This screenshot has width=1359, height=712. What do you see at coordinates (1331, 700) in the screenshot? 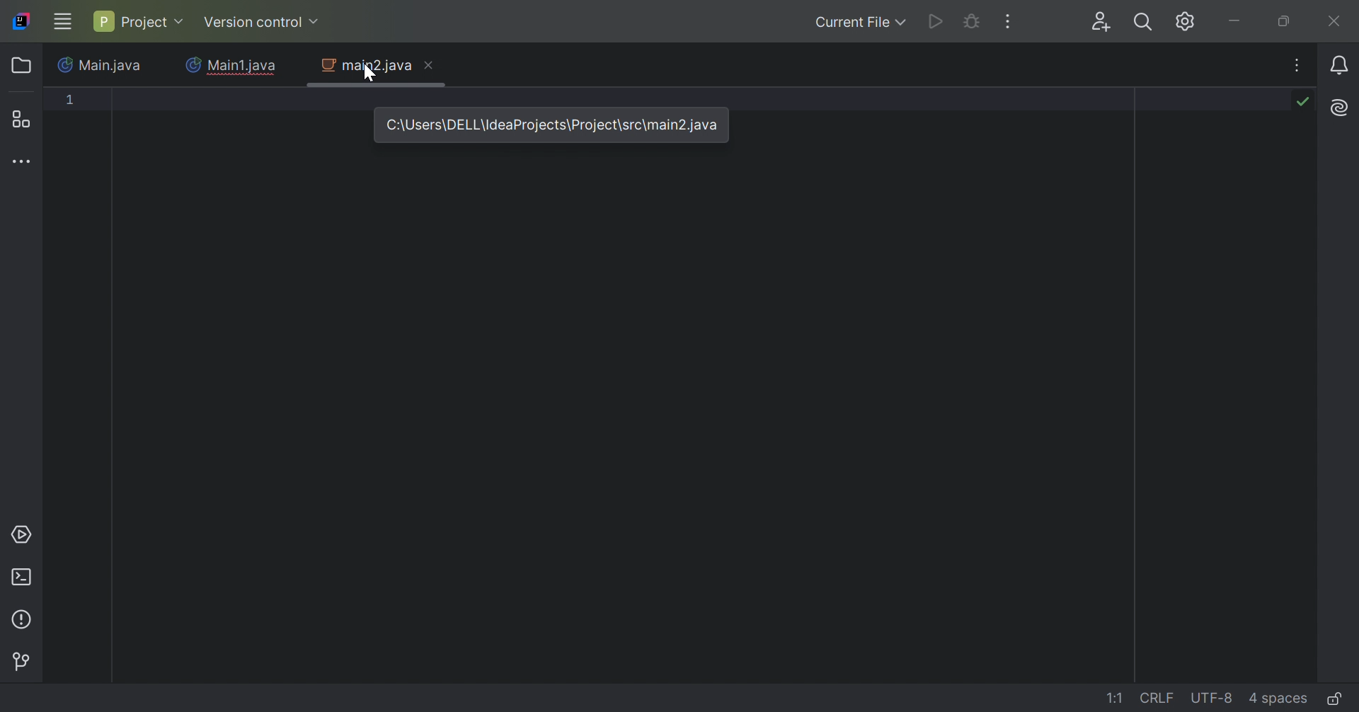
I see `Make file read-only` at bounding box center [1331, 700].